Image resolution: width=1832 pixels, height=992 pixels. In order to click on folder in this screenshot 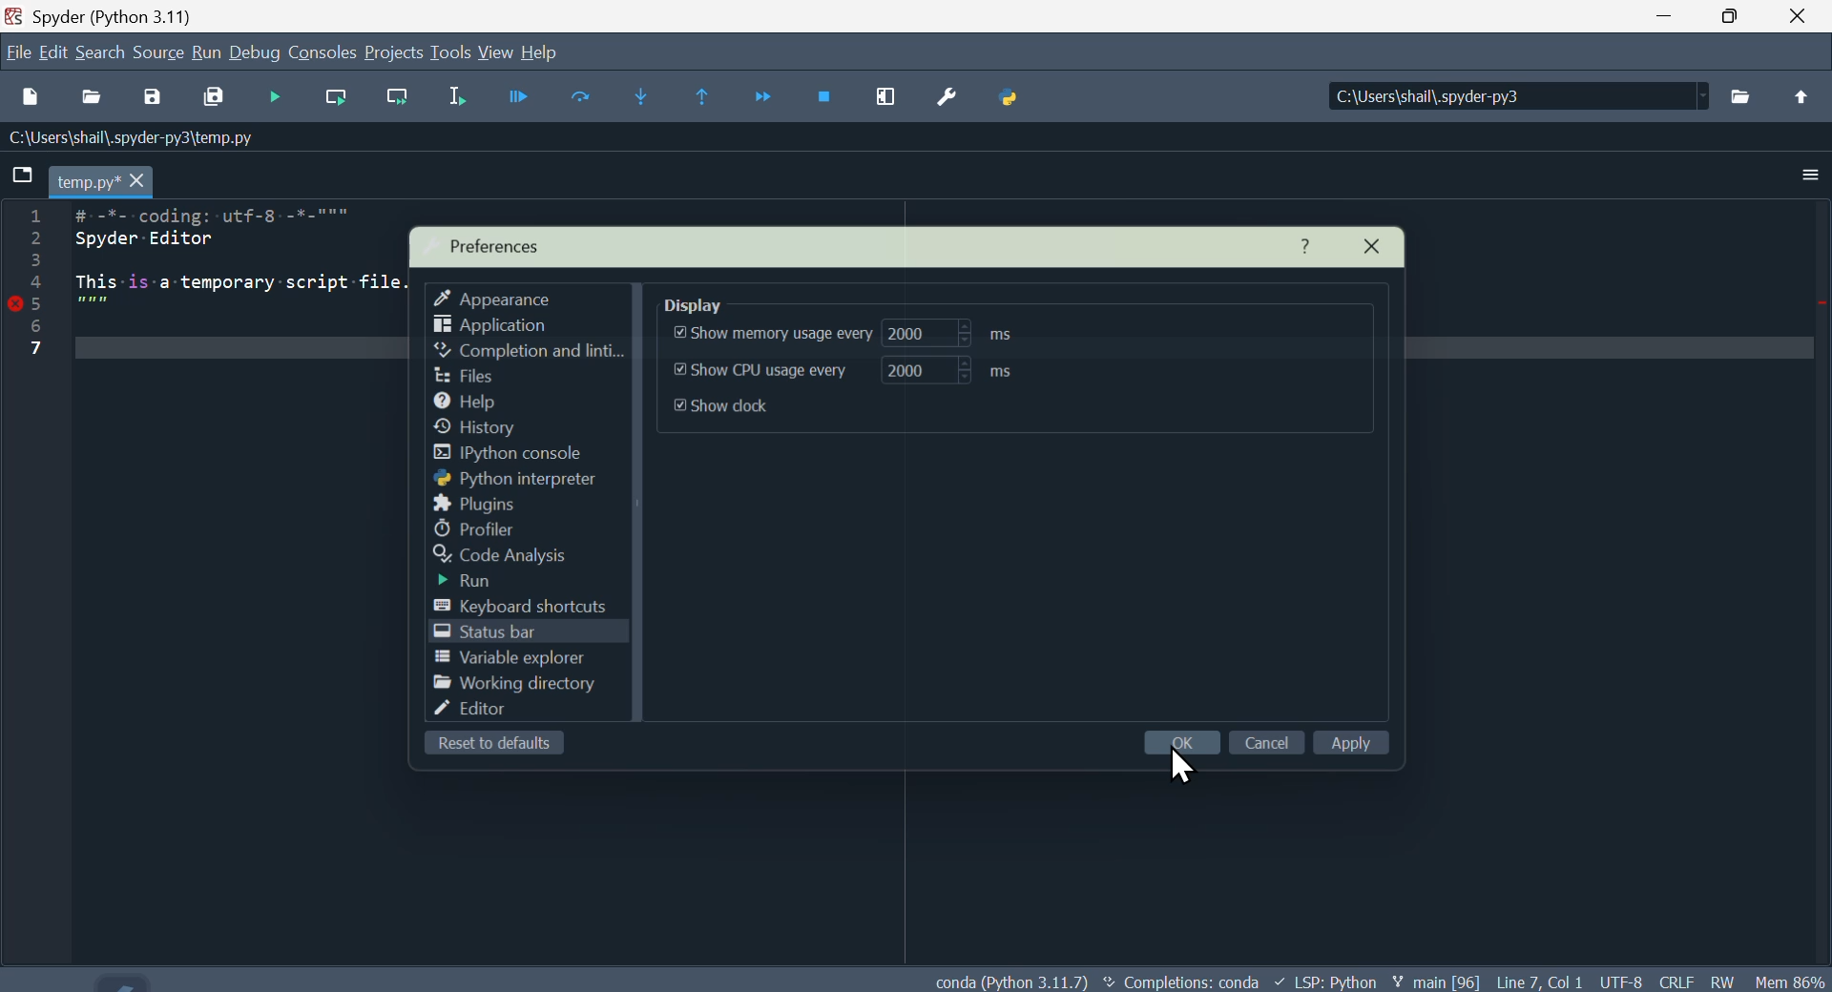, I will do `click(21, 178)`.